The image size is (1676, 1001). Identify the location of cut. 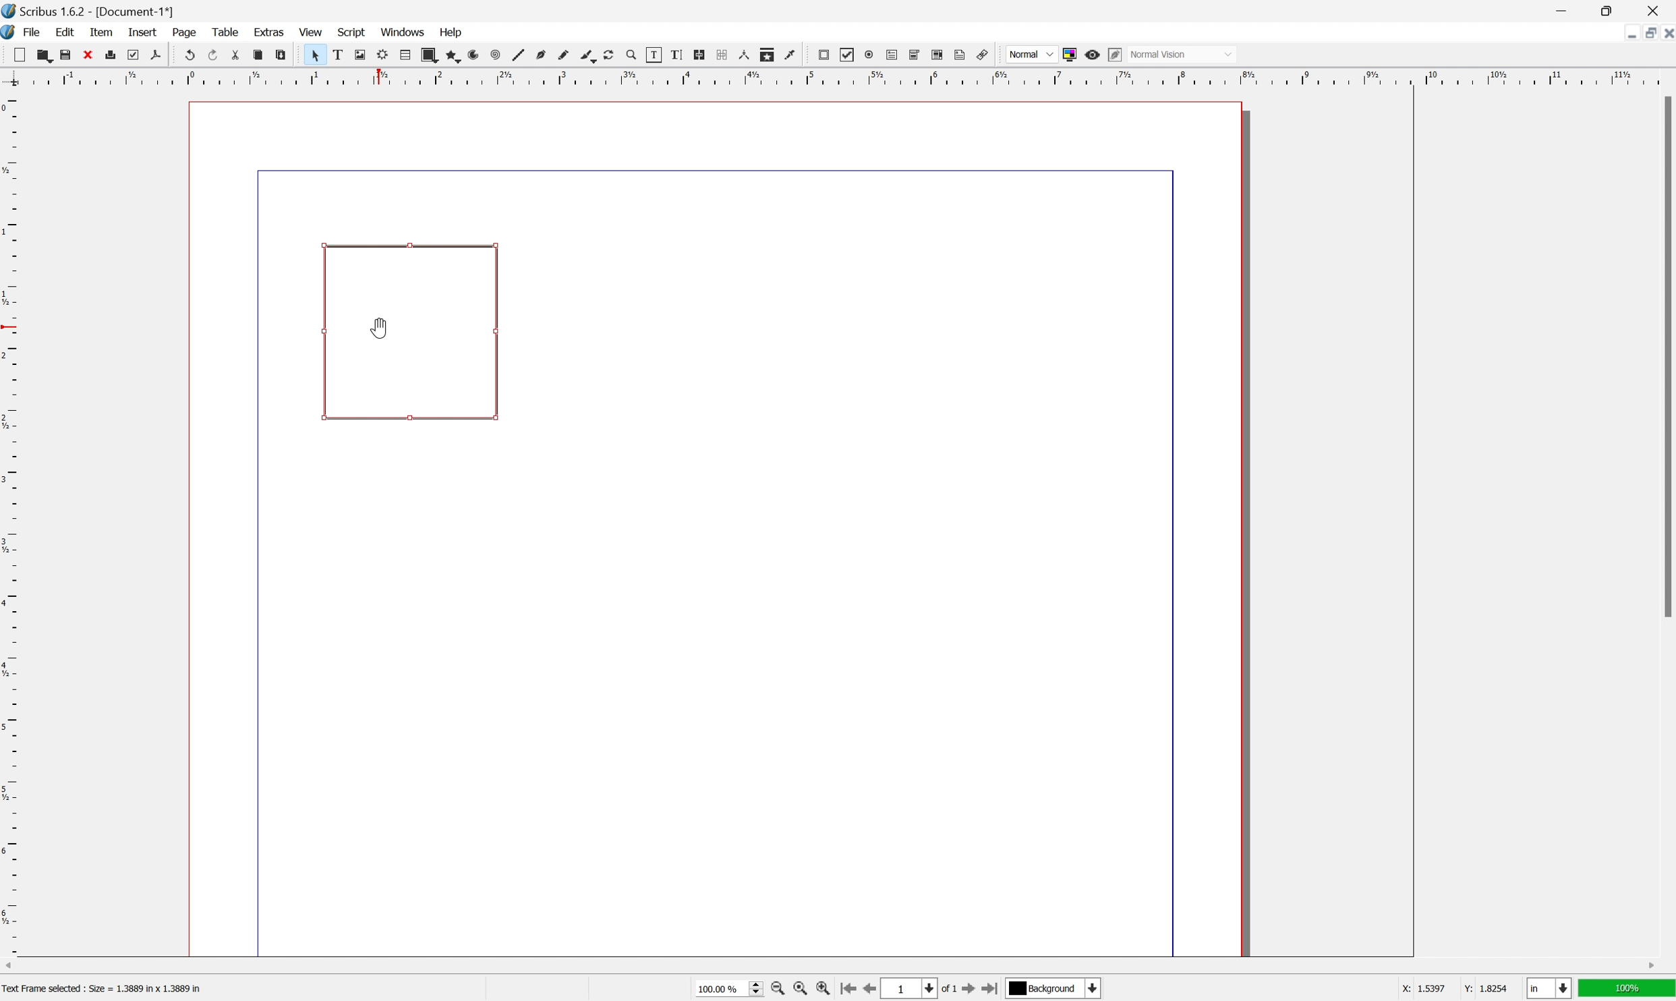
(235, 55).